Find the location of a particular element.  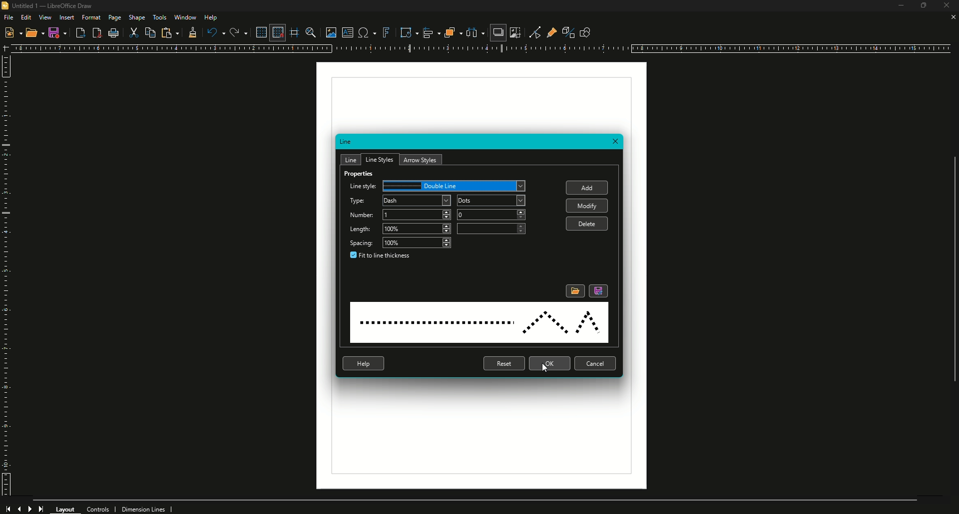

Show Gluepoint Functions is located at coordinates (548, 31).